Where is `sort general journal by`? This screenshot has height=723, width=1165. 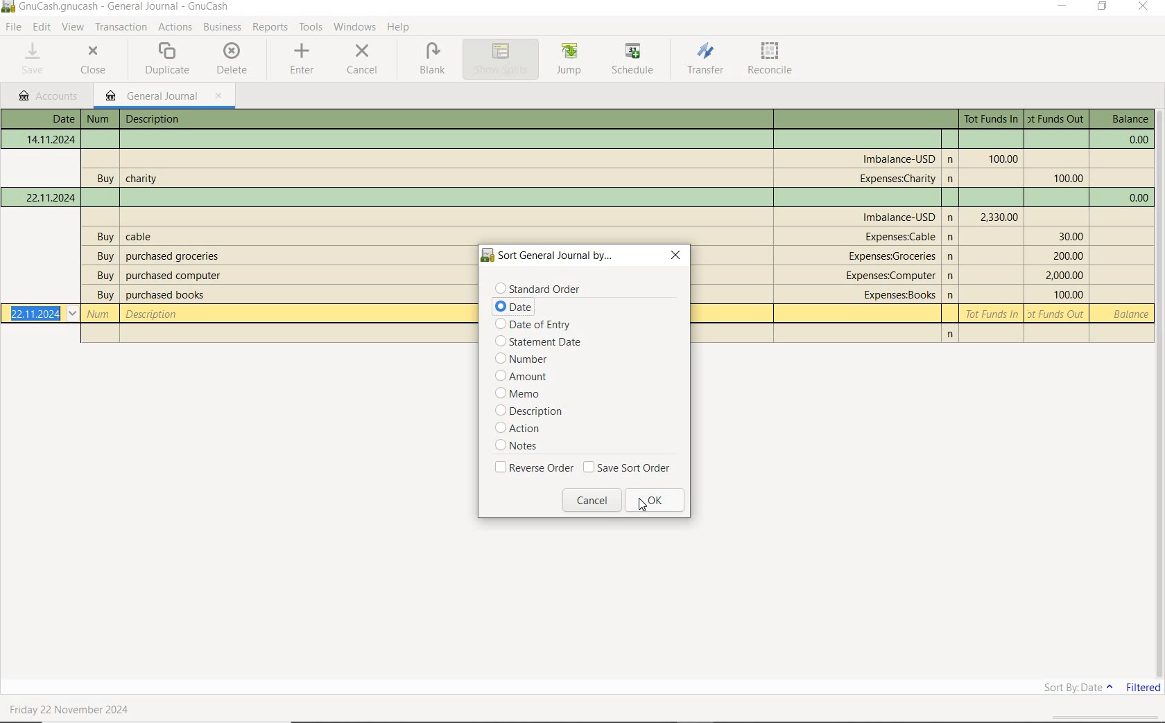
sort general journal by is located at coordinates (550, 256).